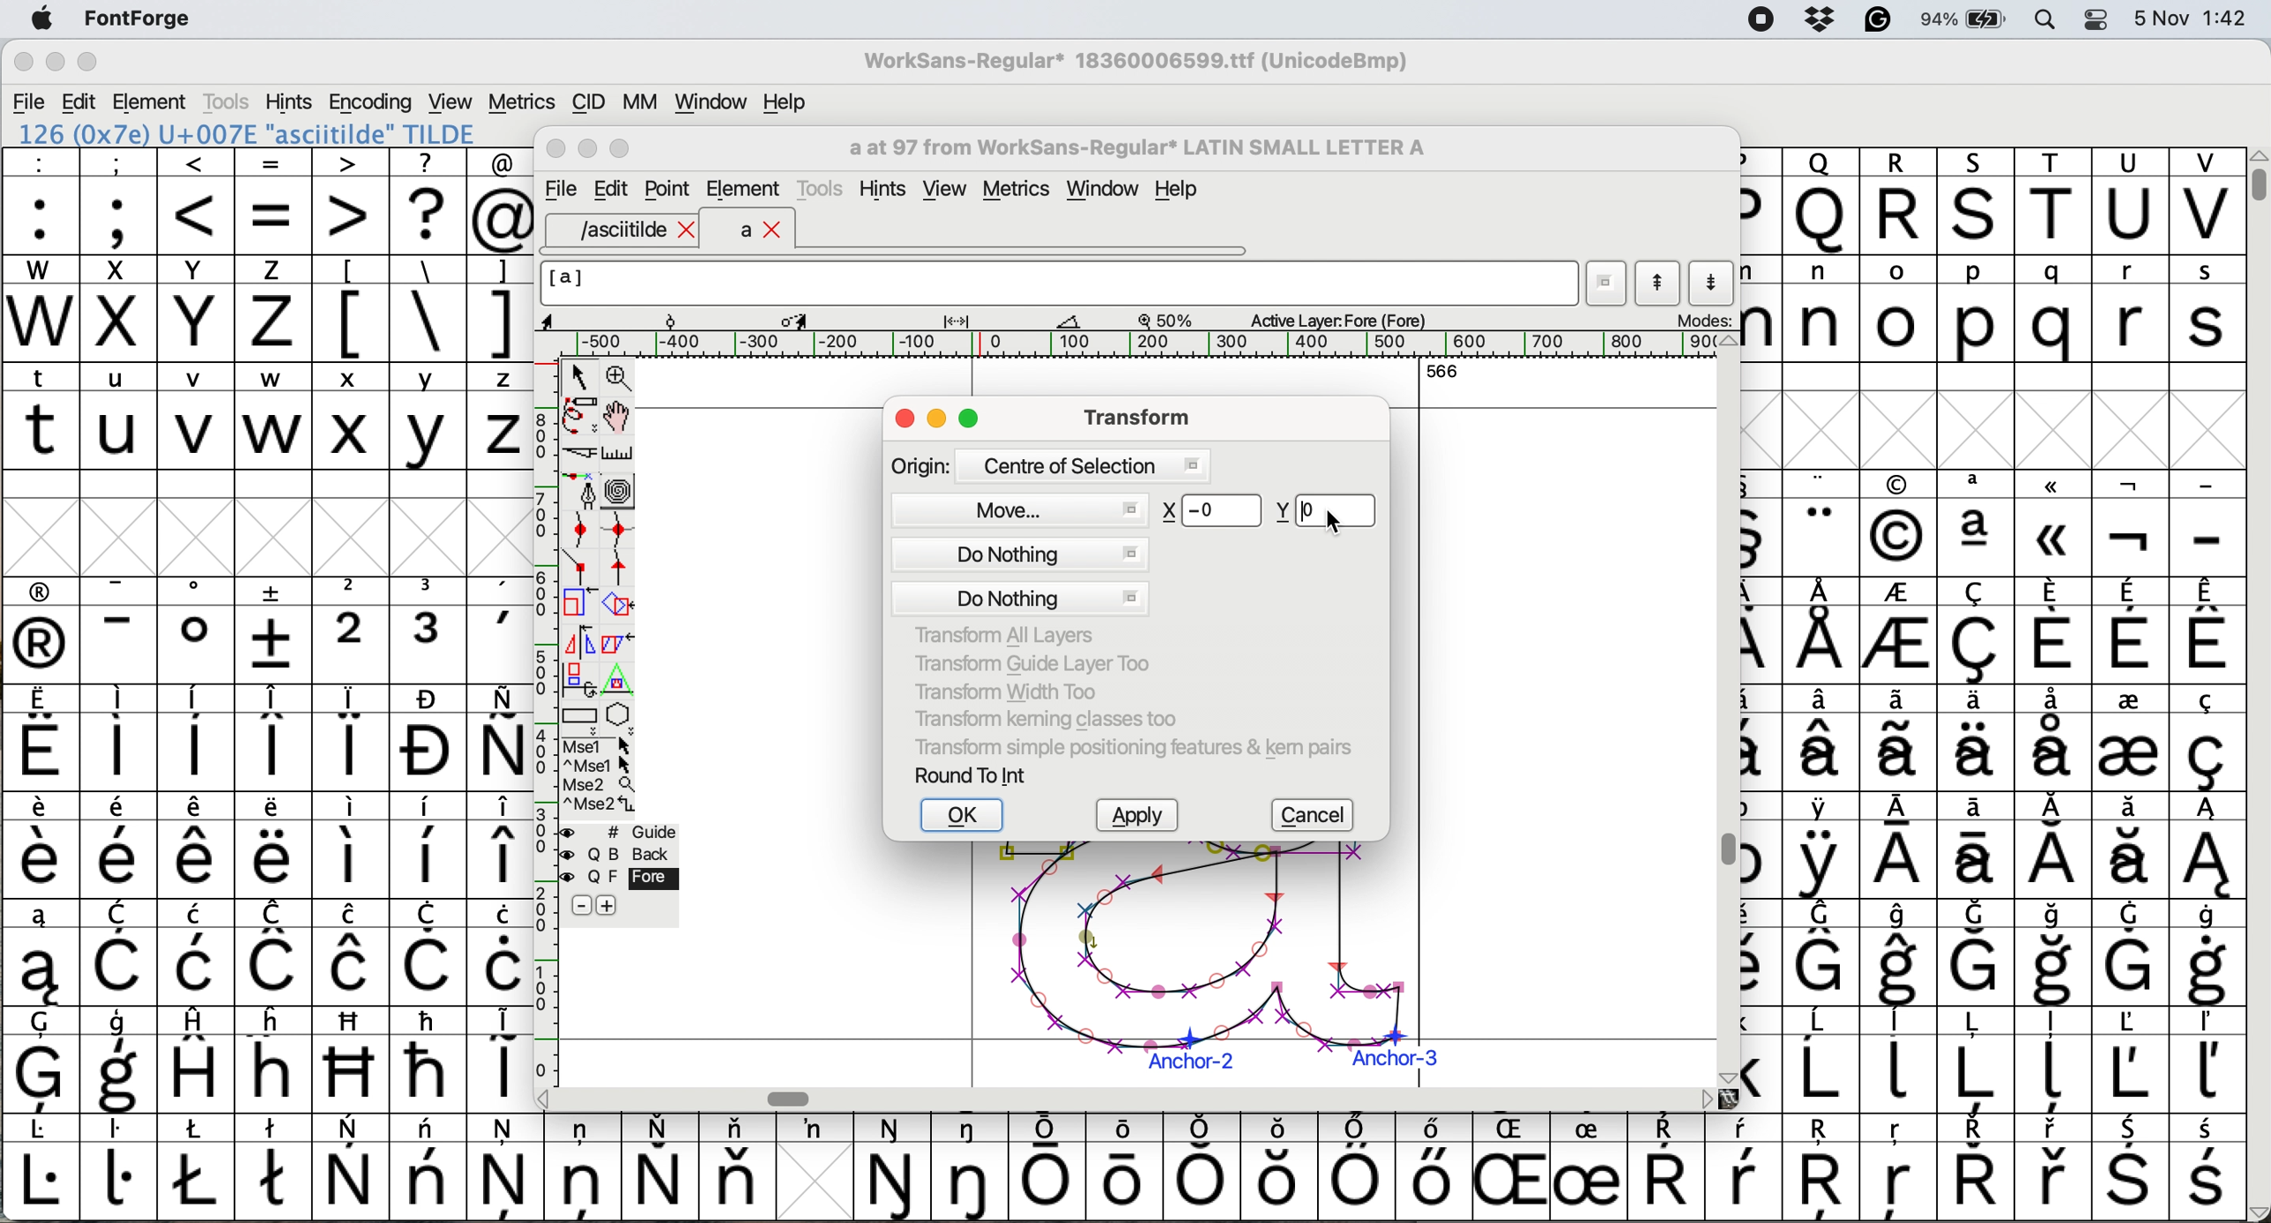  What do you see at coordinates (275, 202) in the screenshot?
I see `=` at bounding box center [275, 202].